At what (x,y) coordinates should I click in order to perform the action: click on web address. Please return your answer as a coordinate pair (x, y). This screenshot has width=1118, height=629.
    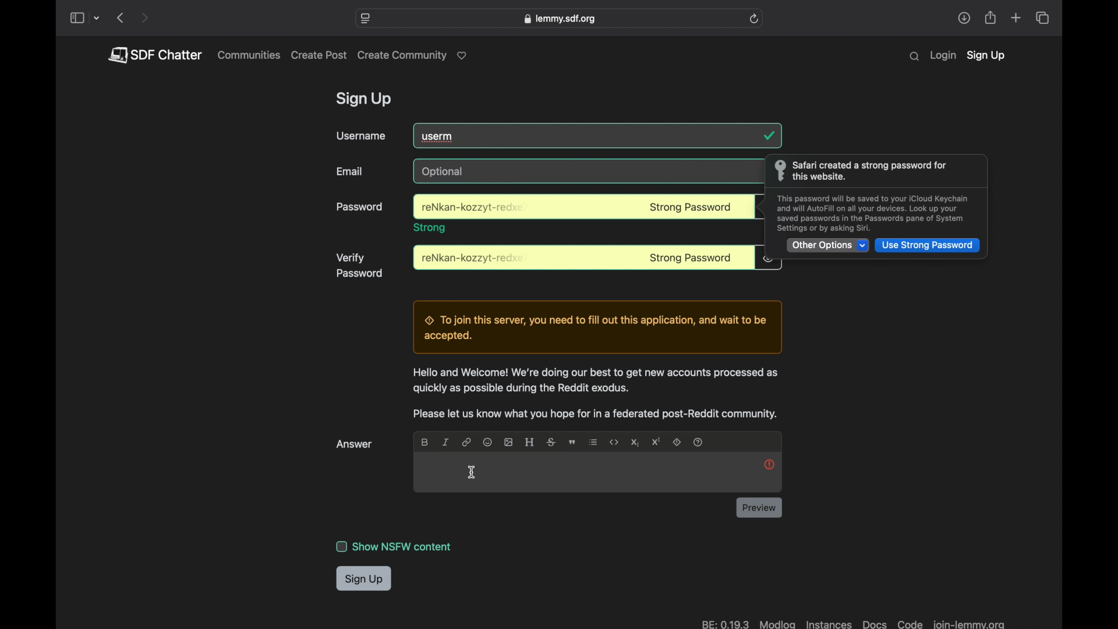
    Looking at the image, I should click on (559, 19).